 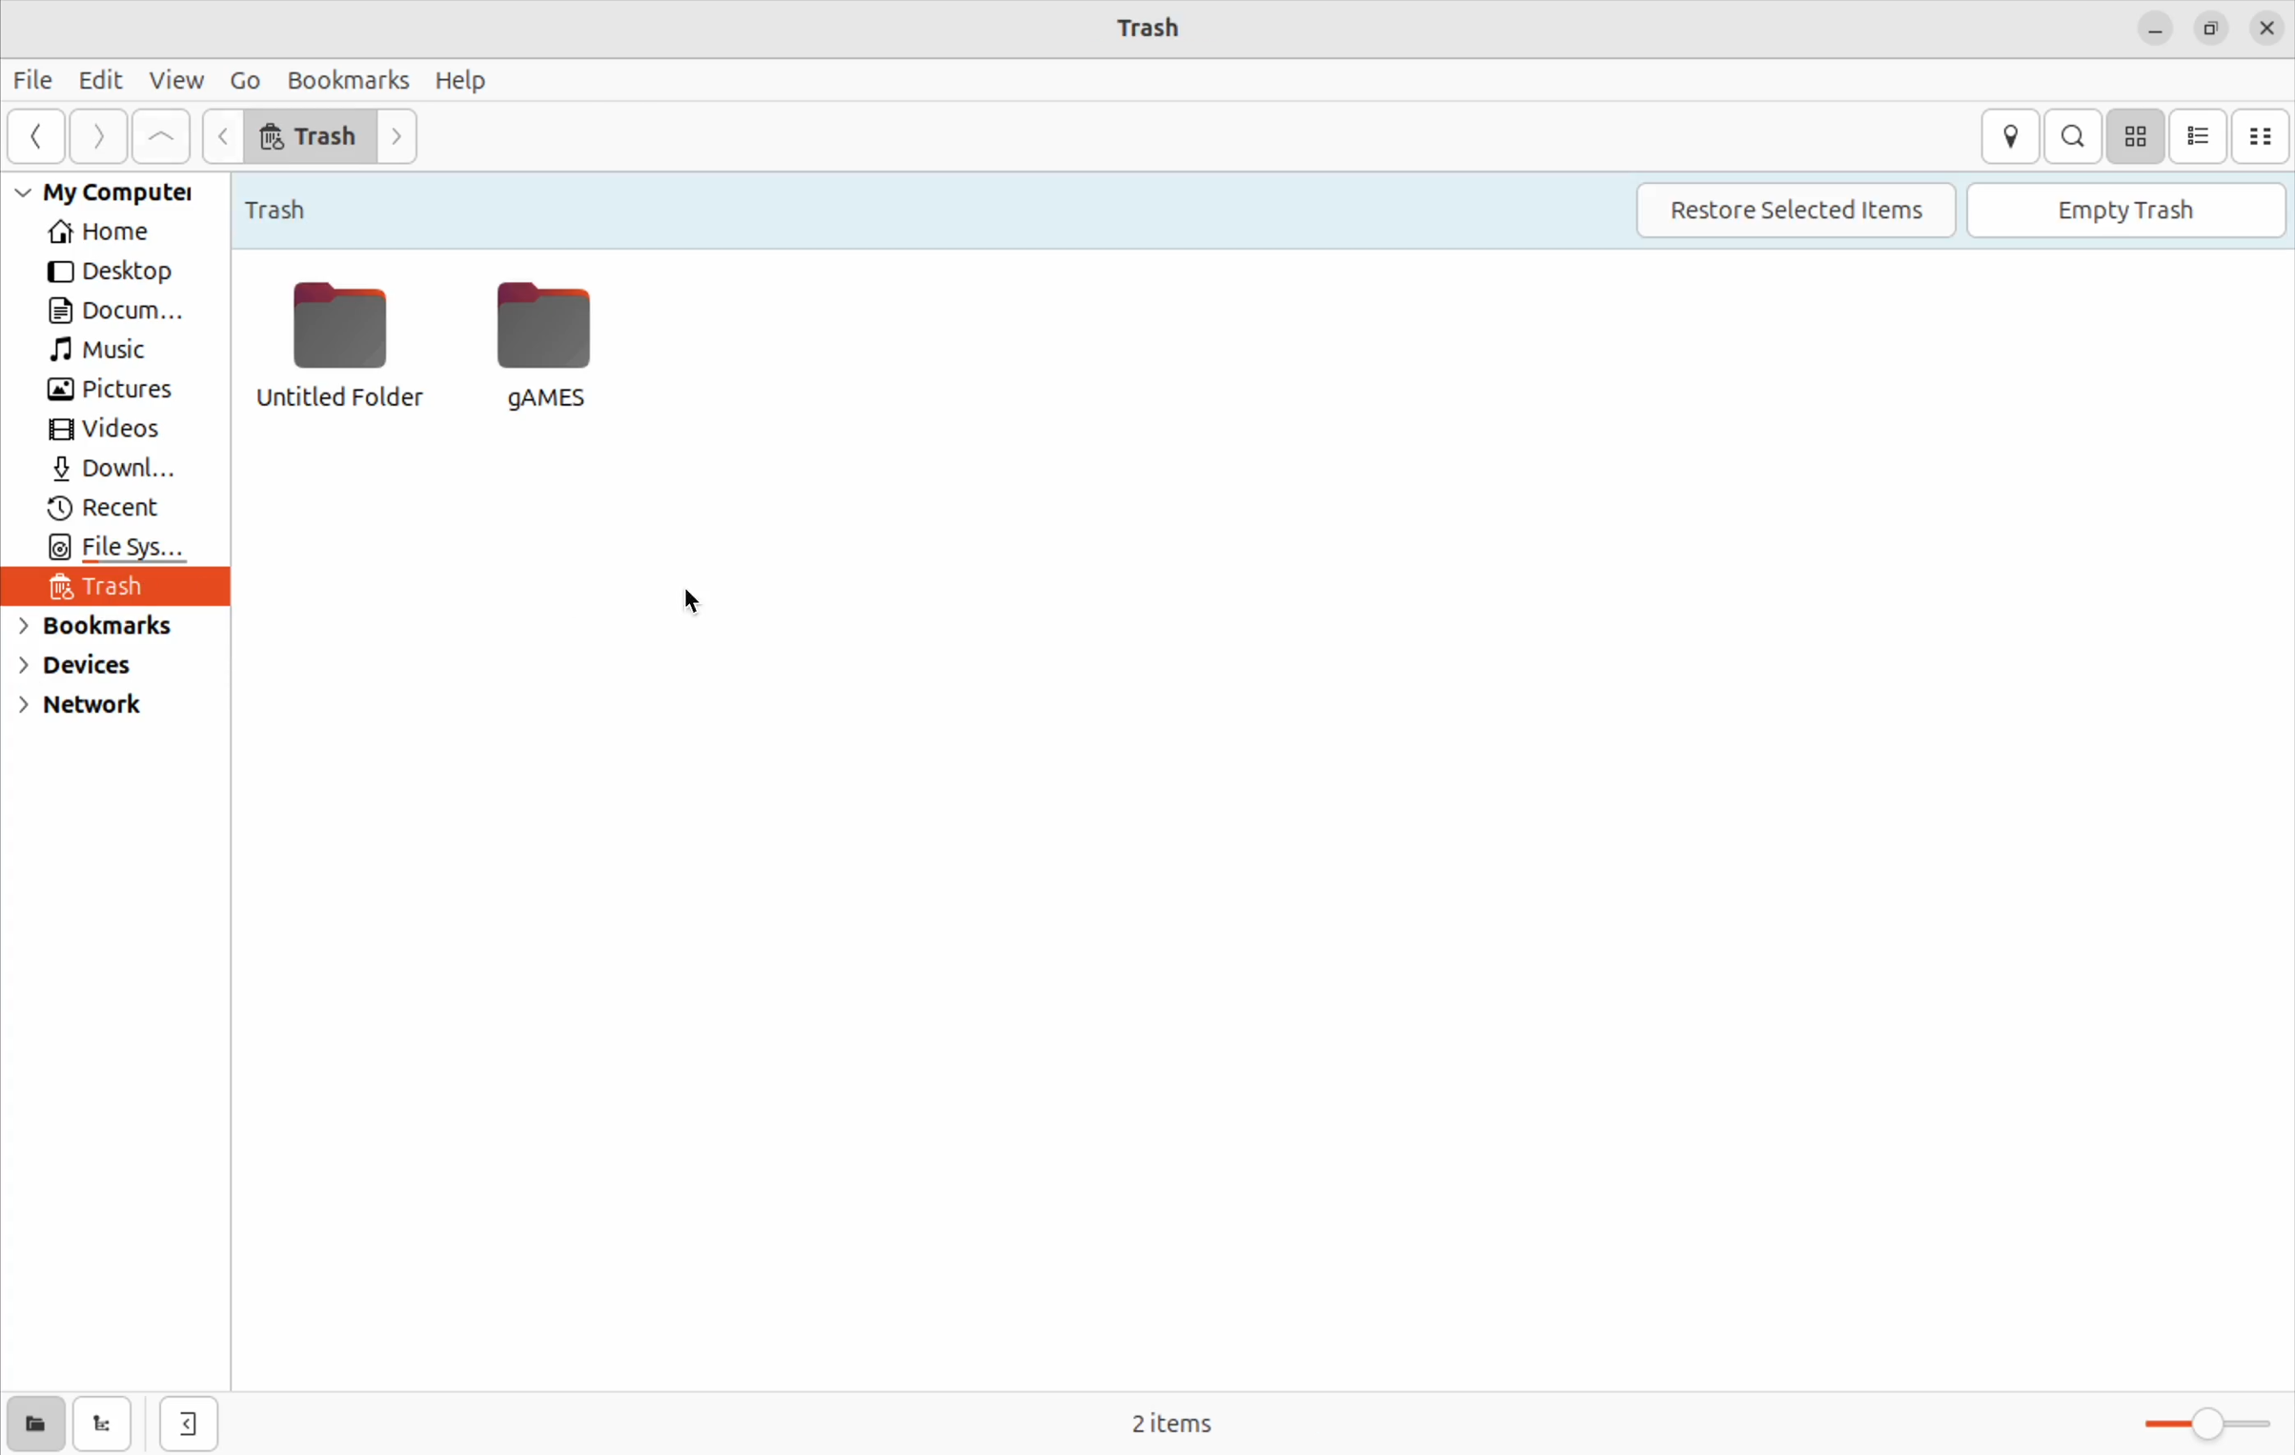 What do you see at coordinates (243, 78) in the screenshot?
I see `Go` at bounding box center [243, 78].